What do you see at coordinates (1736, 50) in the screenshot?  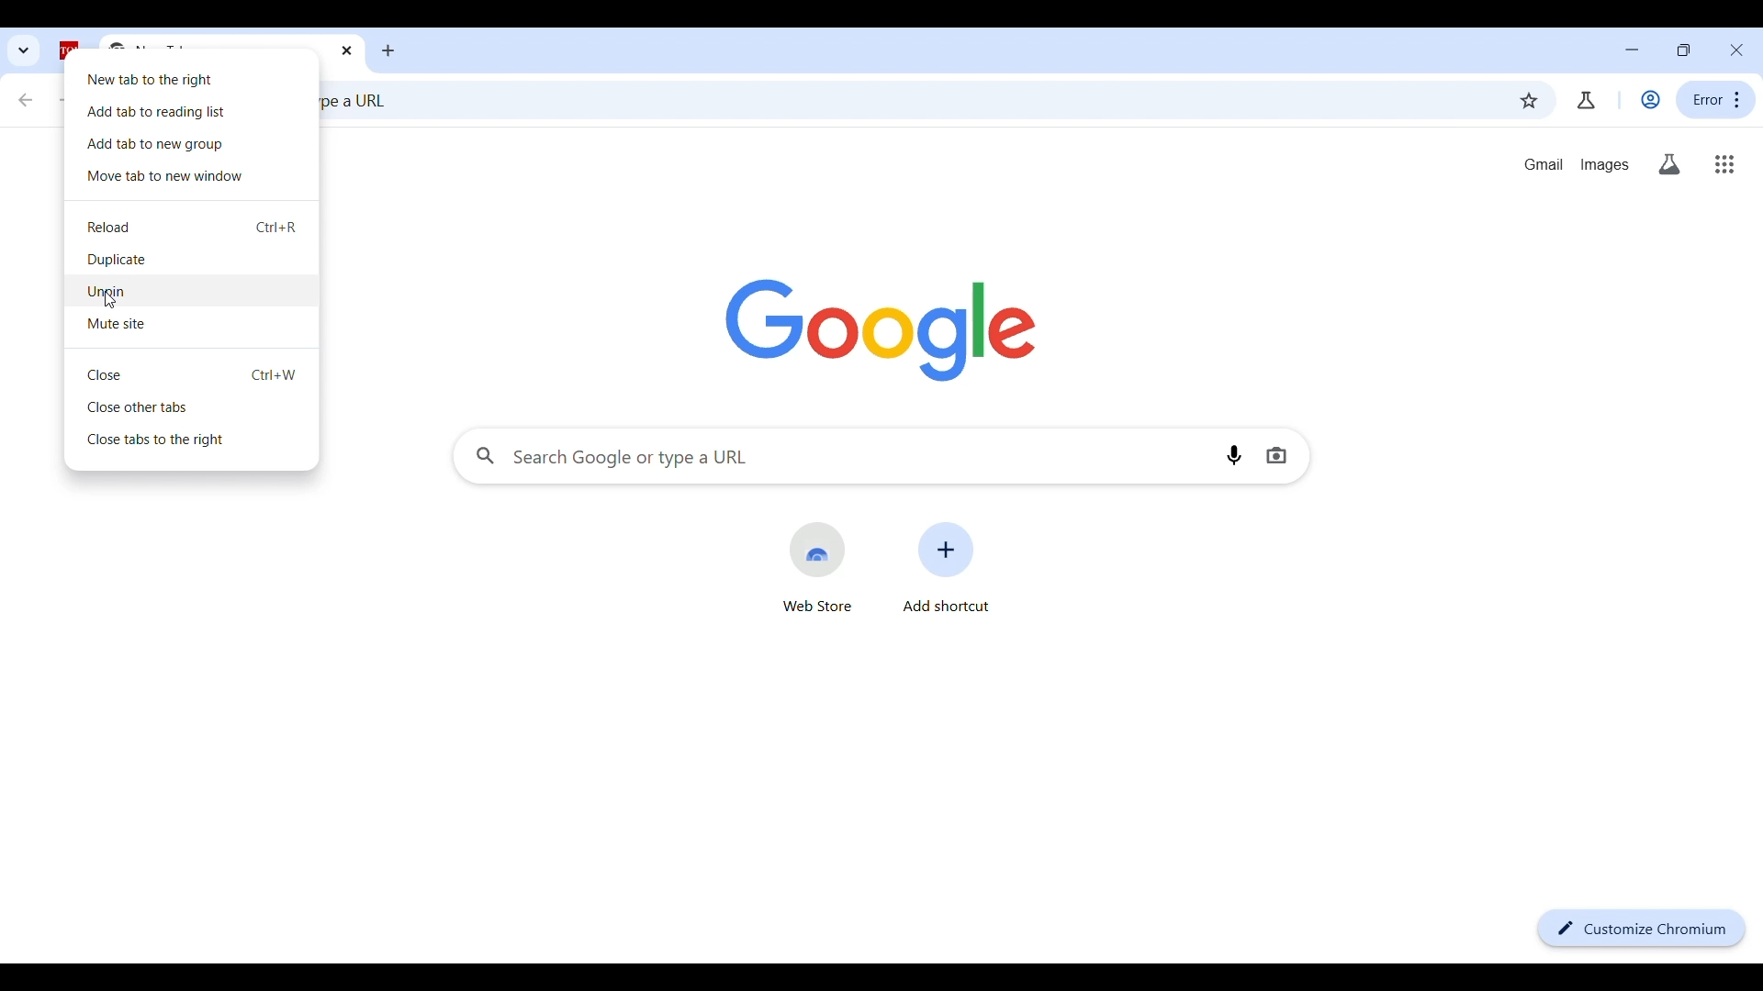 I see `Close interface` at bounding box center [1736, 50].